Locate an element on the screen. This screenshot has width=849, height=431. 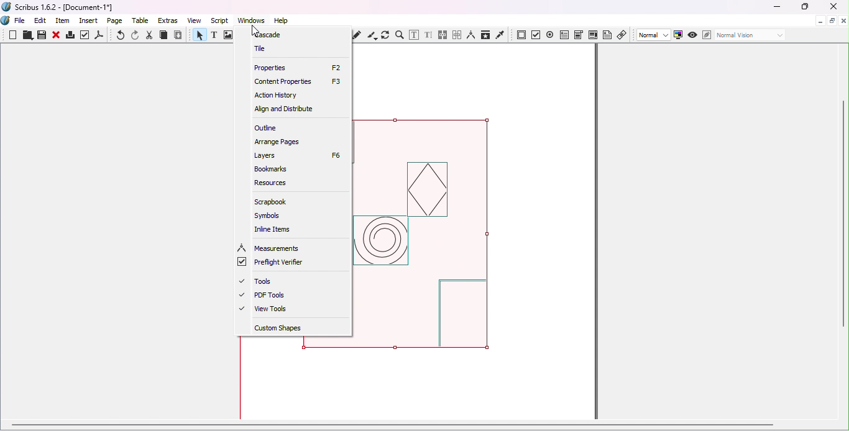
Outline is located at coordinates (266, 127).